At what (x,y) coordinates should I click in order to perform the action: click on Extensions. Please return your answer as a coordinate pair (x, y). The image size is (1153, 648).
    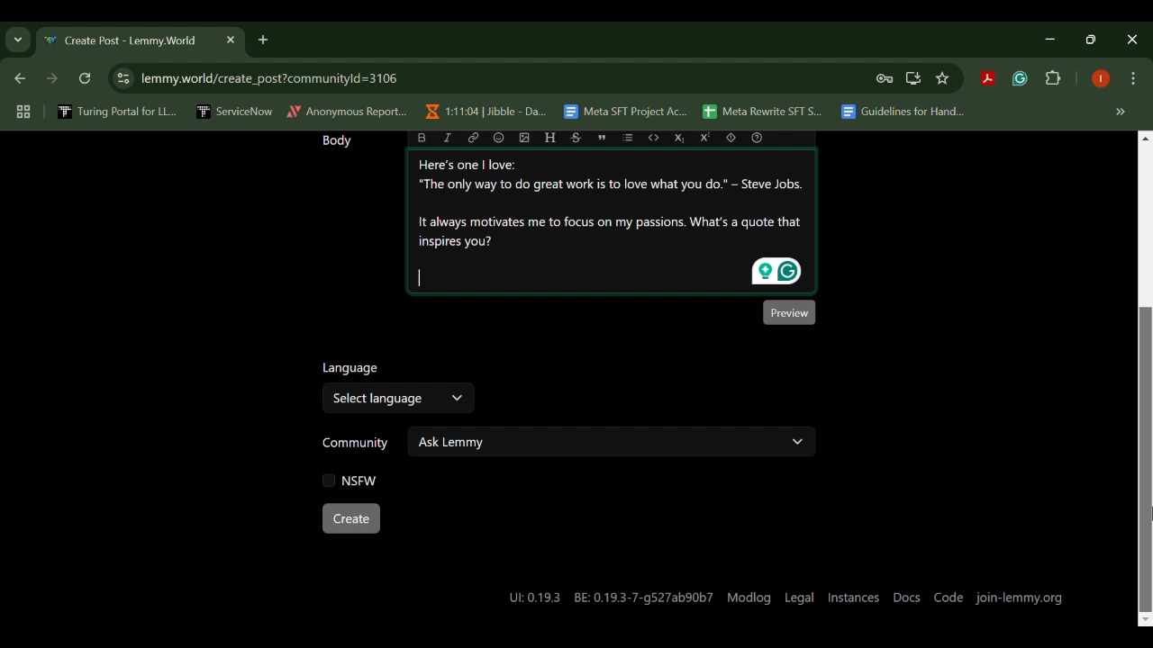
    Looking at the image, I should click on (1054, 79).